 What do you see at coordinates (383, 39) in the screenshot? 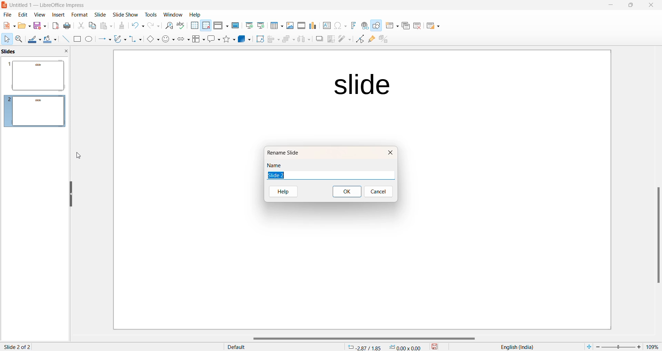
I see `toggle extrusion` at bounding box center [383, 39].